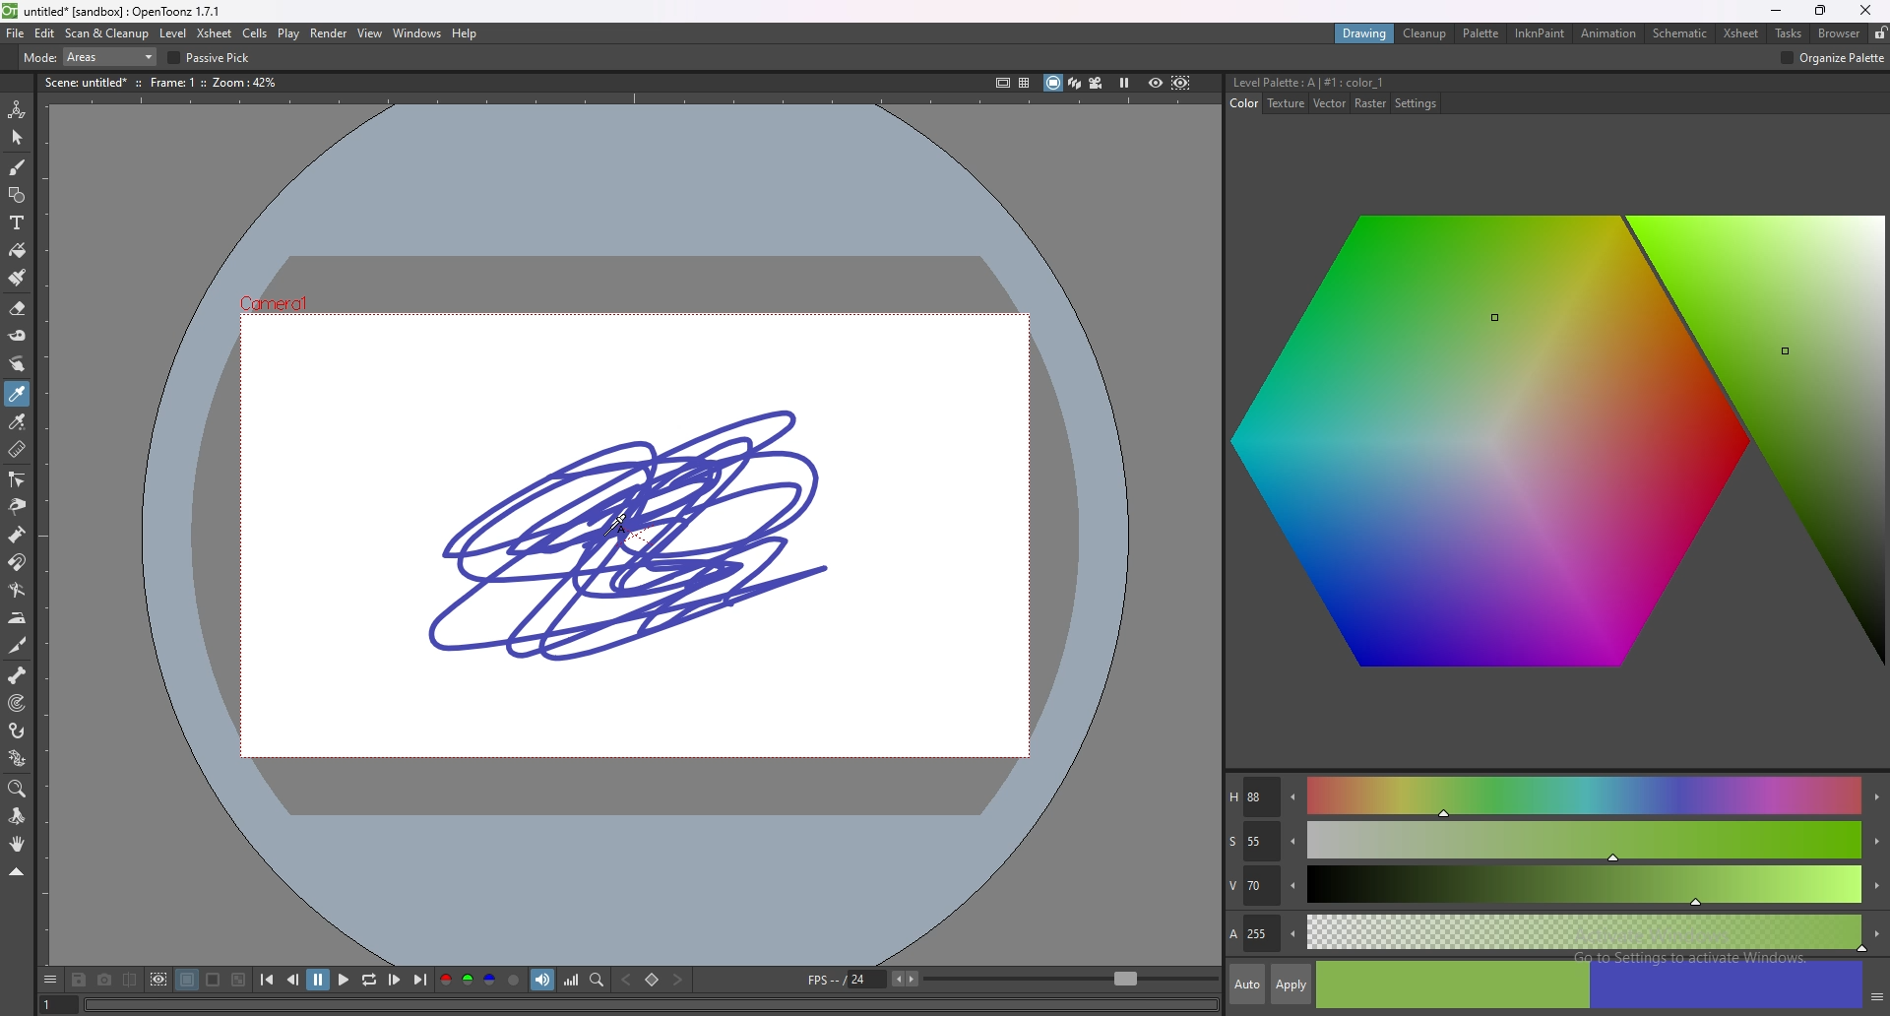 The width and height of the screenshot is (1890, 1016). I want to click on red channel, so click(443, 980).